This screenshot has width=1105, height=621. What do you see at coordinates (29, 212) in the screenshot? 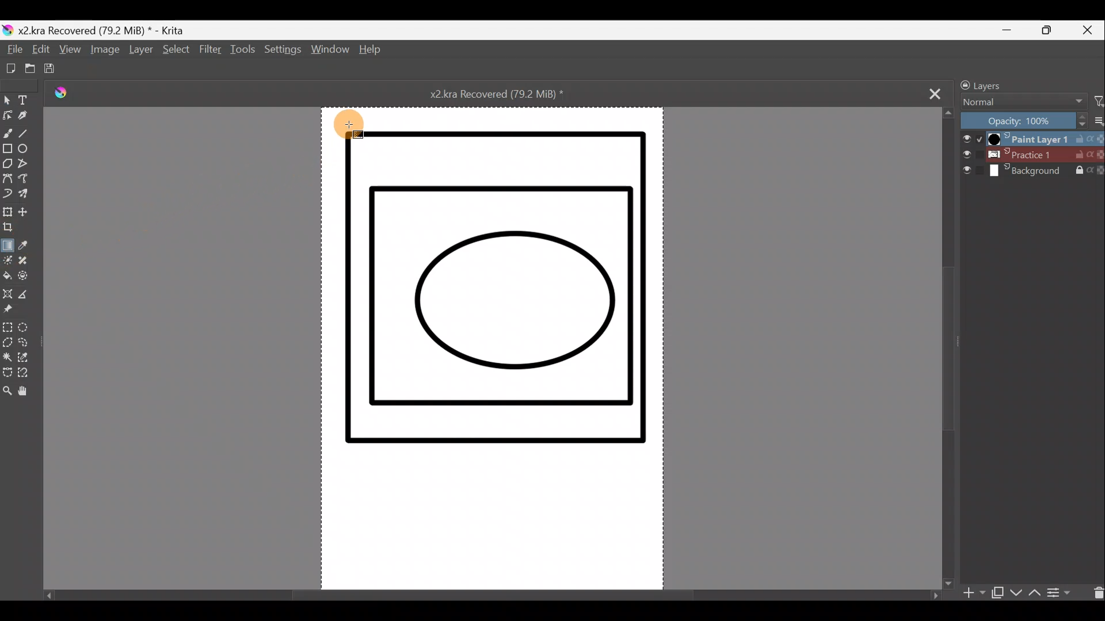
I see `Move a layer` at bounding box center [29, 212].